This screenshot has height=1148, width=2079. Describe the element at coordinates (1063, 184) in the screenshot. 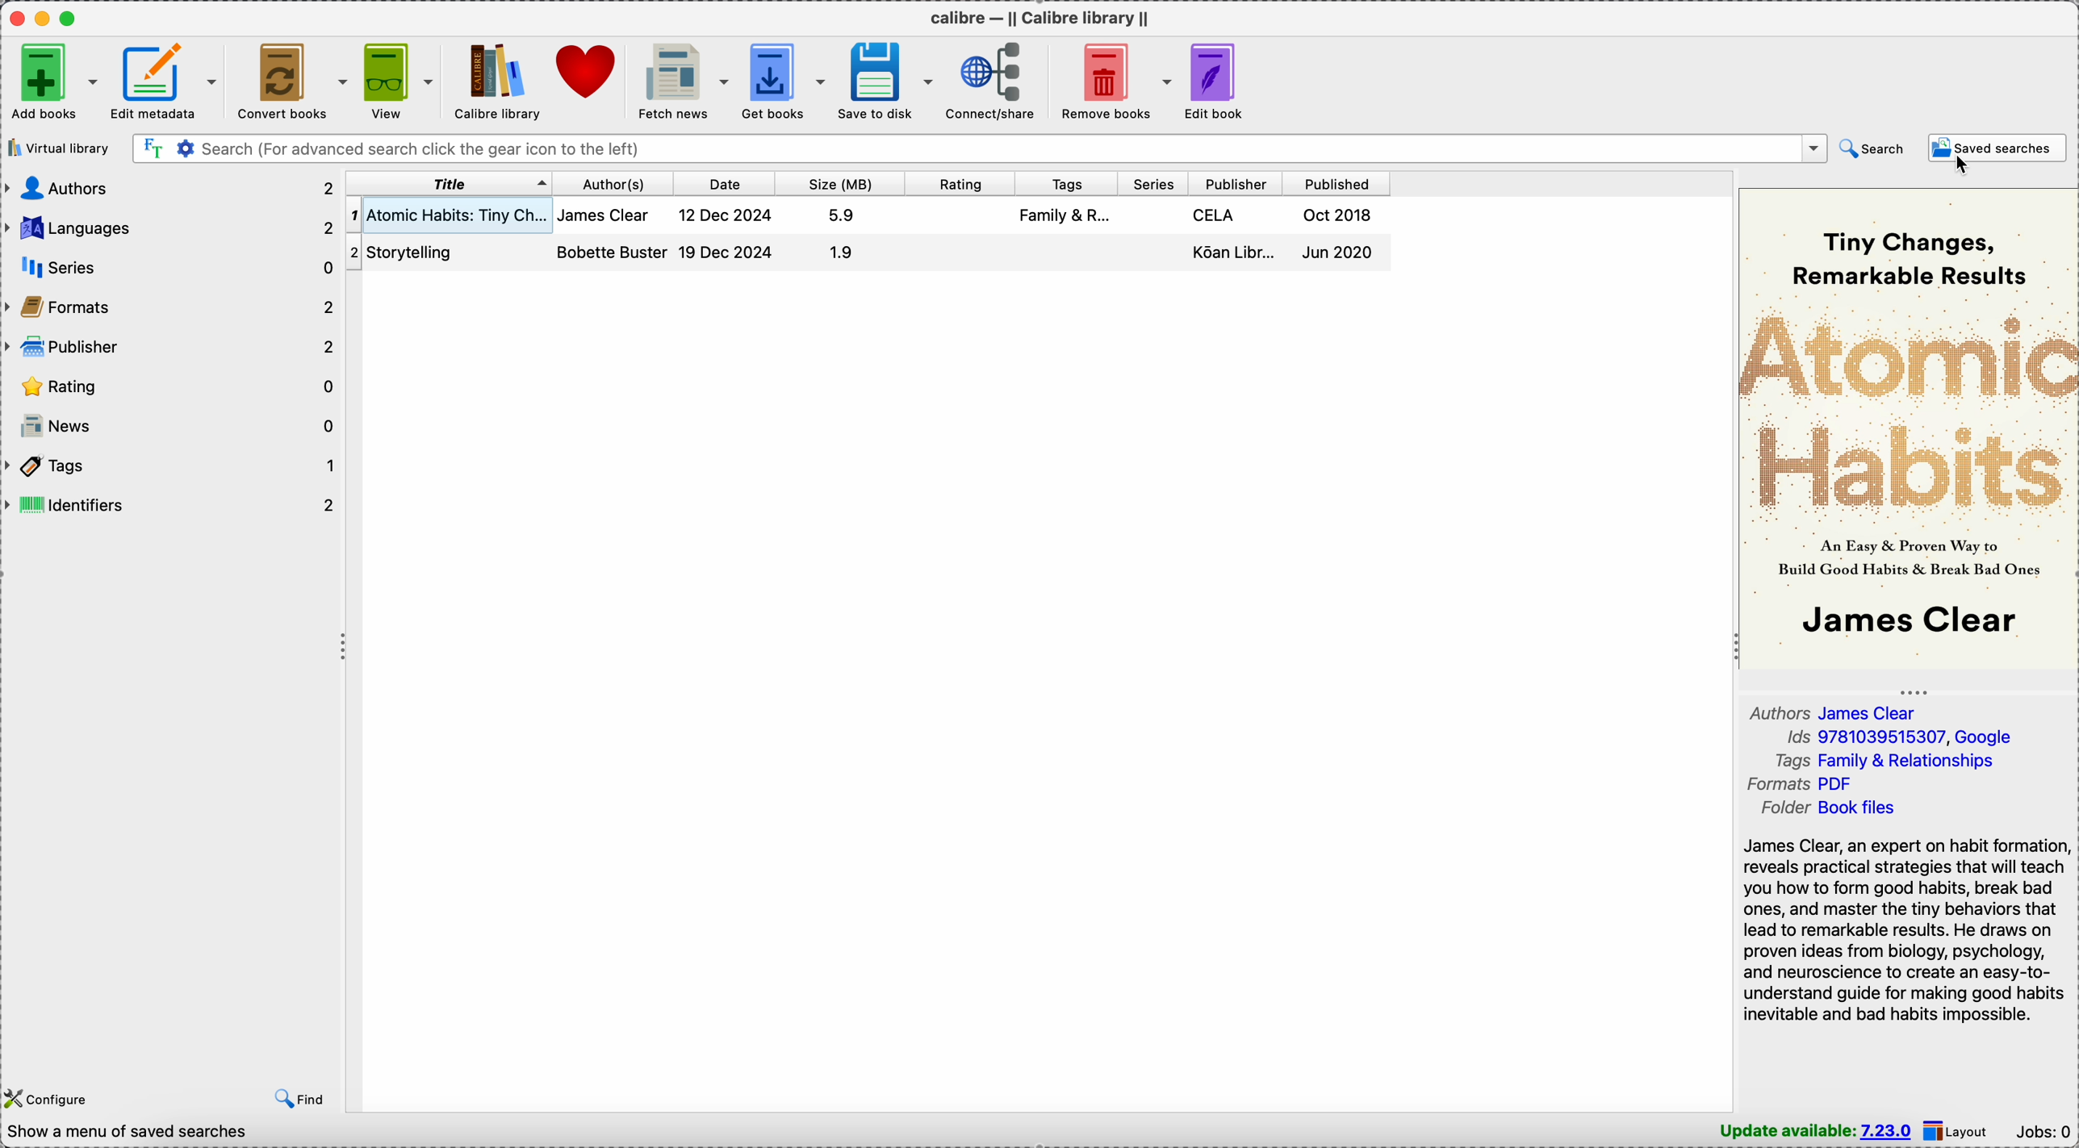

I see `tags` at that location.